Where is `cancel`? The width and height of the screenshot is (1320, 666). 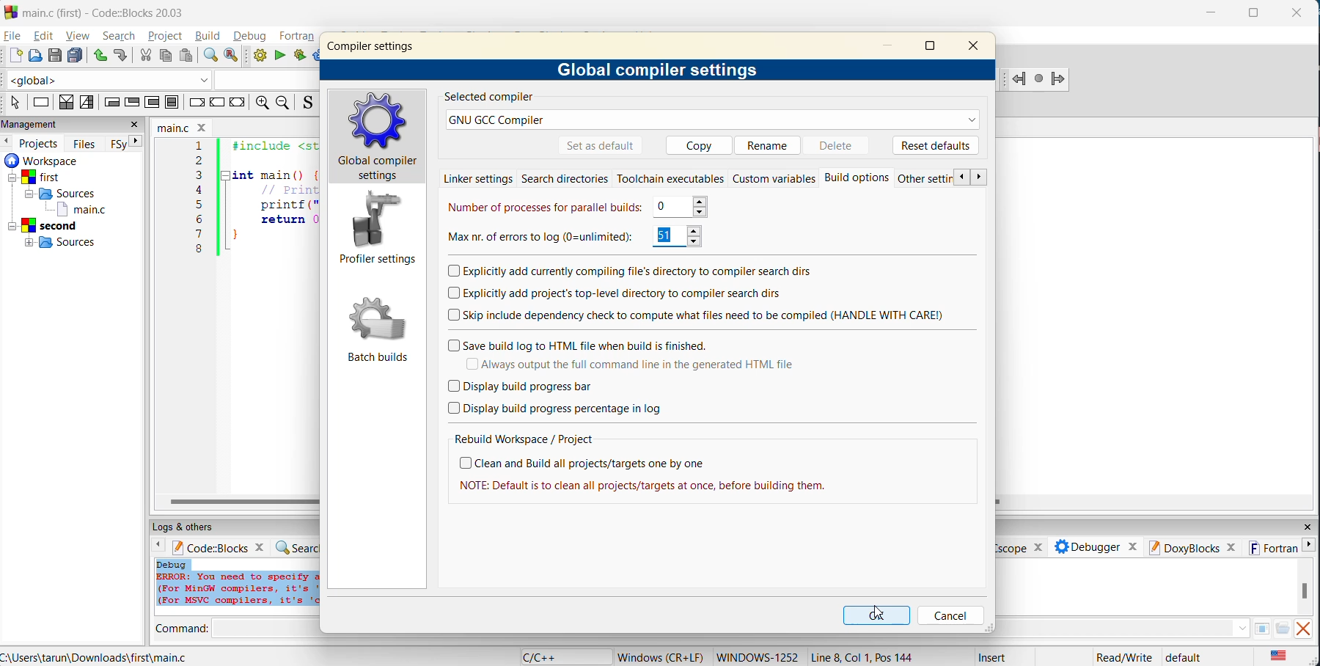
cancel is located at coordinates (948, 615).